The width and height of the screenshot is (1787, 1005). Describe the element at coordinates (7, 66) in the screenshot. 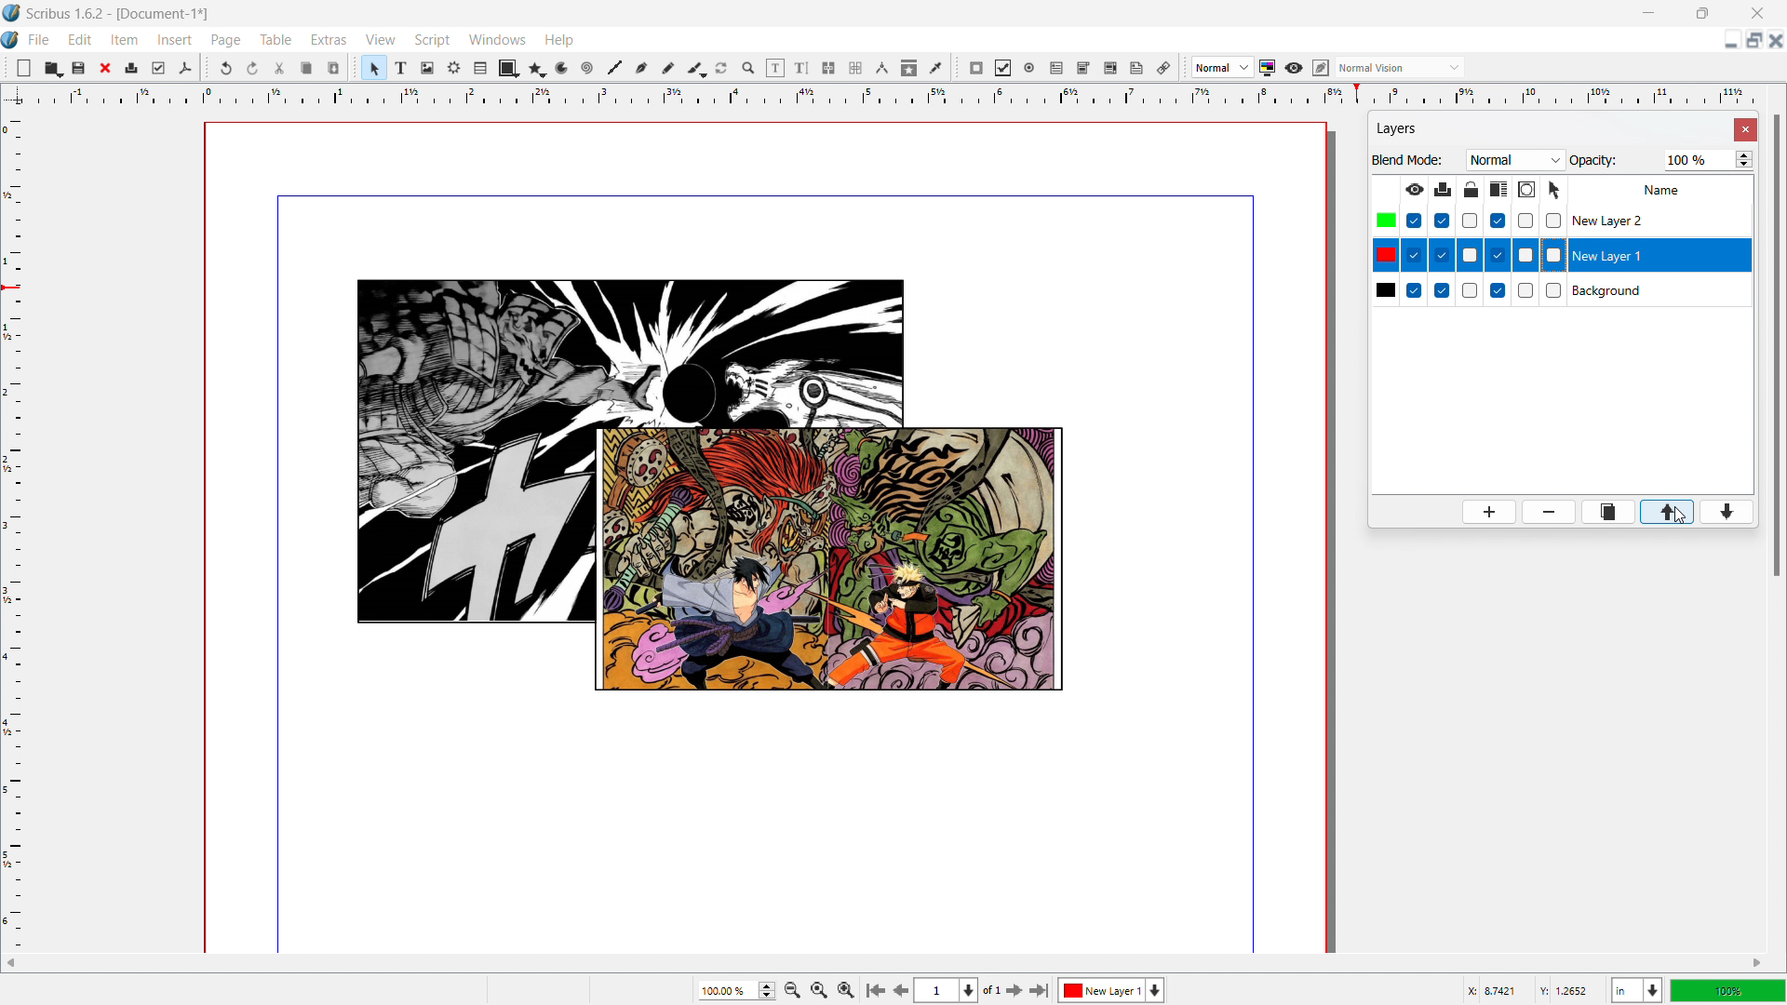

I see `move tools` at that location.